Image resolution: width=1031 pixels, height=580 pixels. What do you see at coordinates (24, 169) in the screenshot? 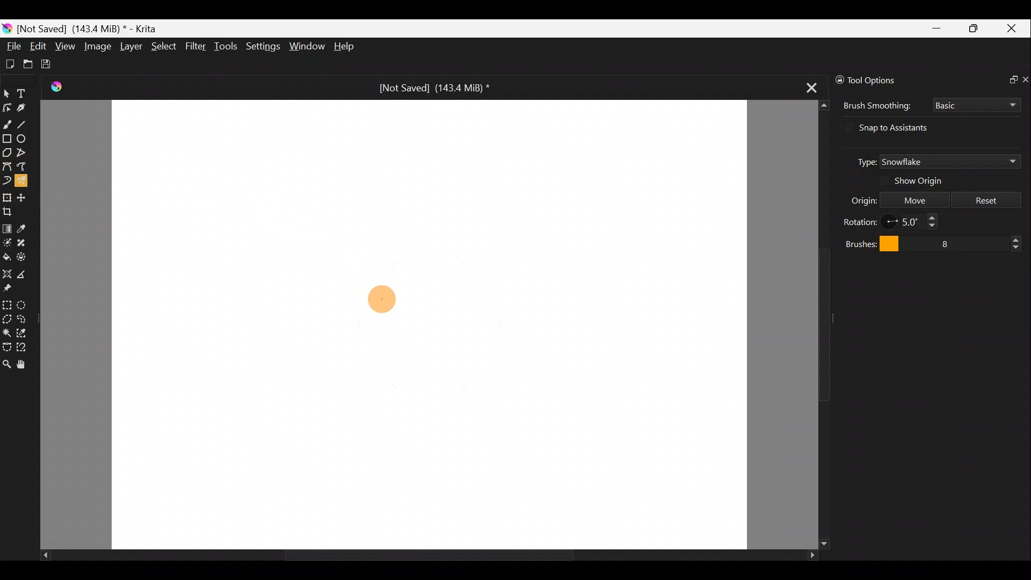
I see `Freehand path tool` at bounding box center [24, 169].